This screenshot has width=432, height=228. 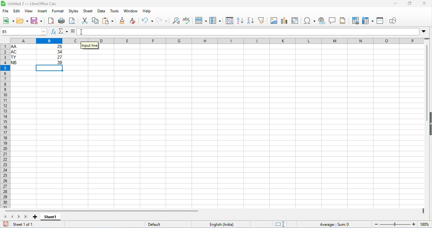 What do you see at coordinates (132, 11) in the screenshot?
I see `window` at bounding box center [132, 11].